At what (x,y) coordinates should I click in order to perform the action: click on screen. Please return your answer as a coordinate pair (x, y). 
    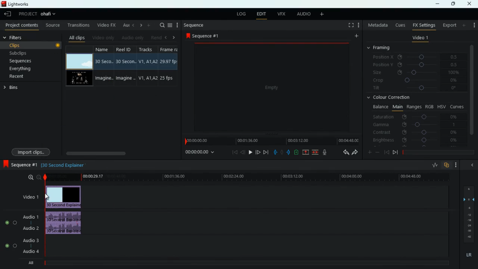
    Looking at the image, I should click on (273, 88).